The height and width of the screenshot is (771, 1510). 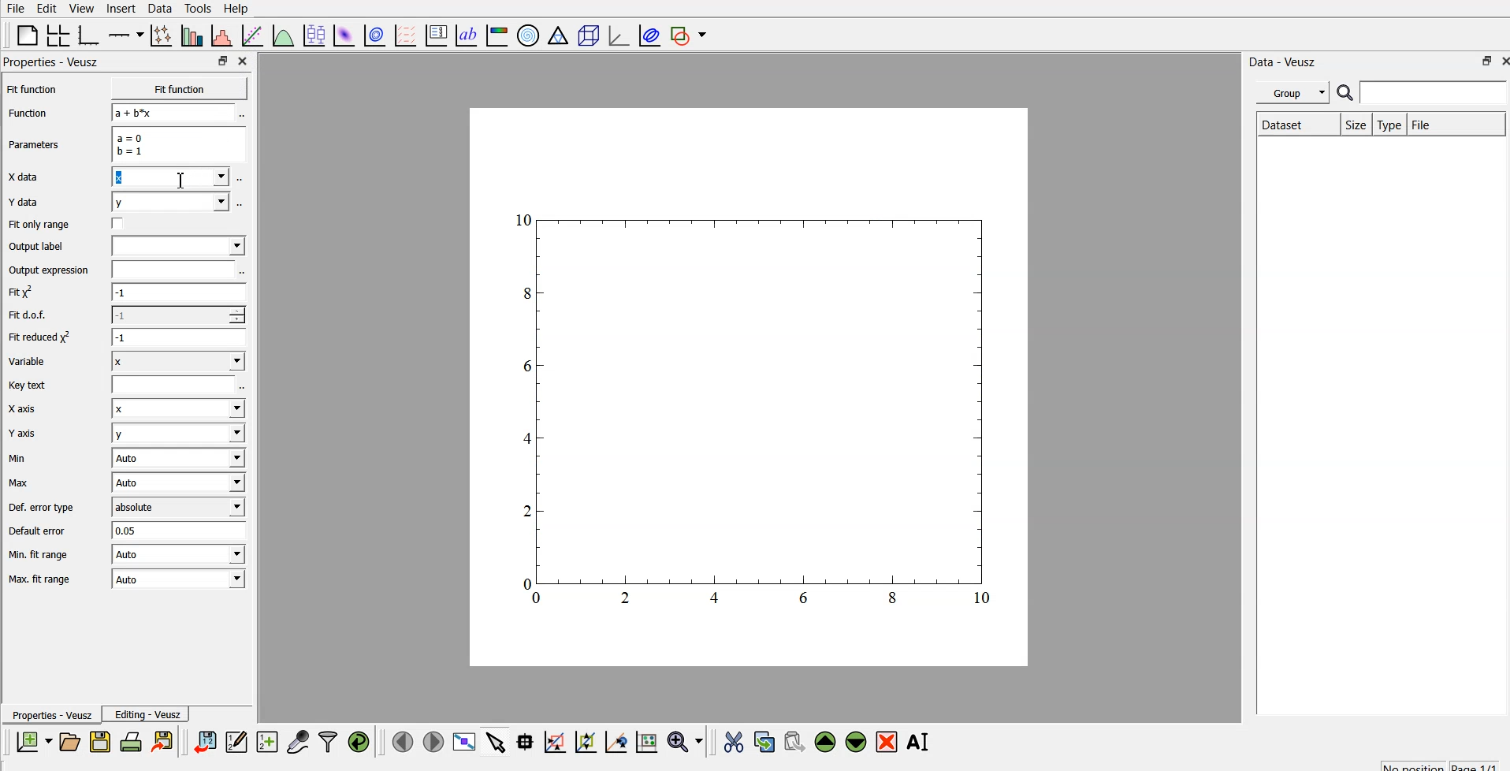 What do you see at coordinates (49, 246) in the screenshot?
I see `Output label` at bounding box center [49, 246].